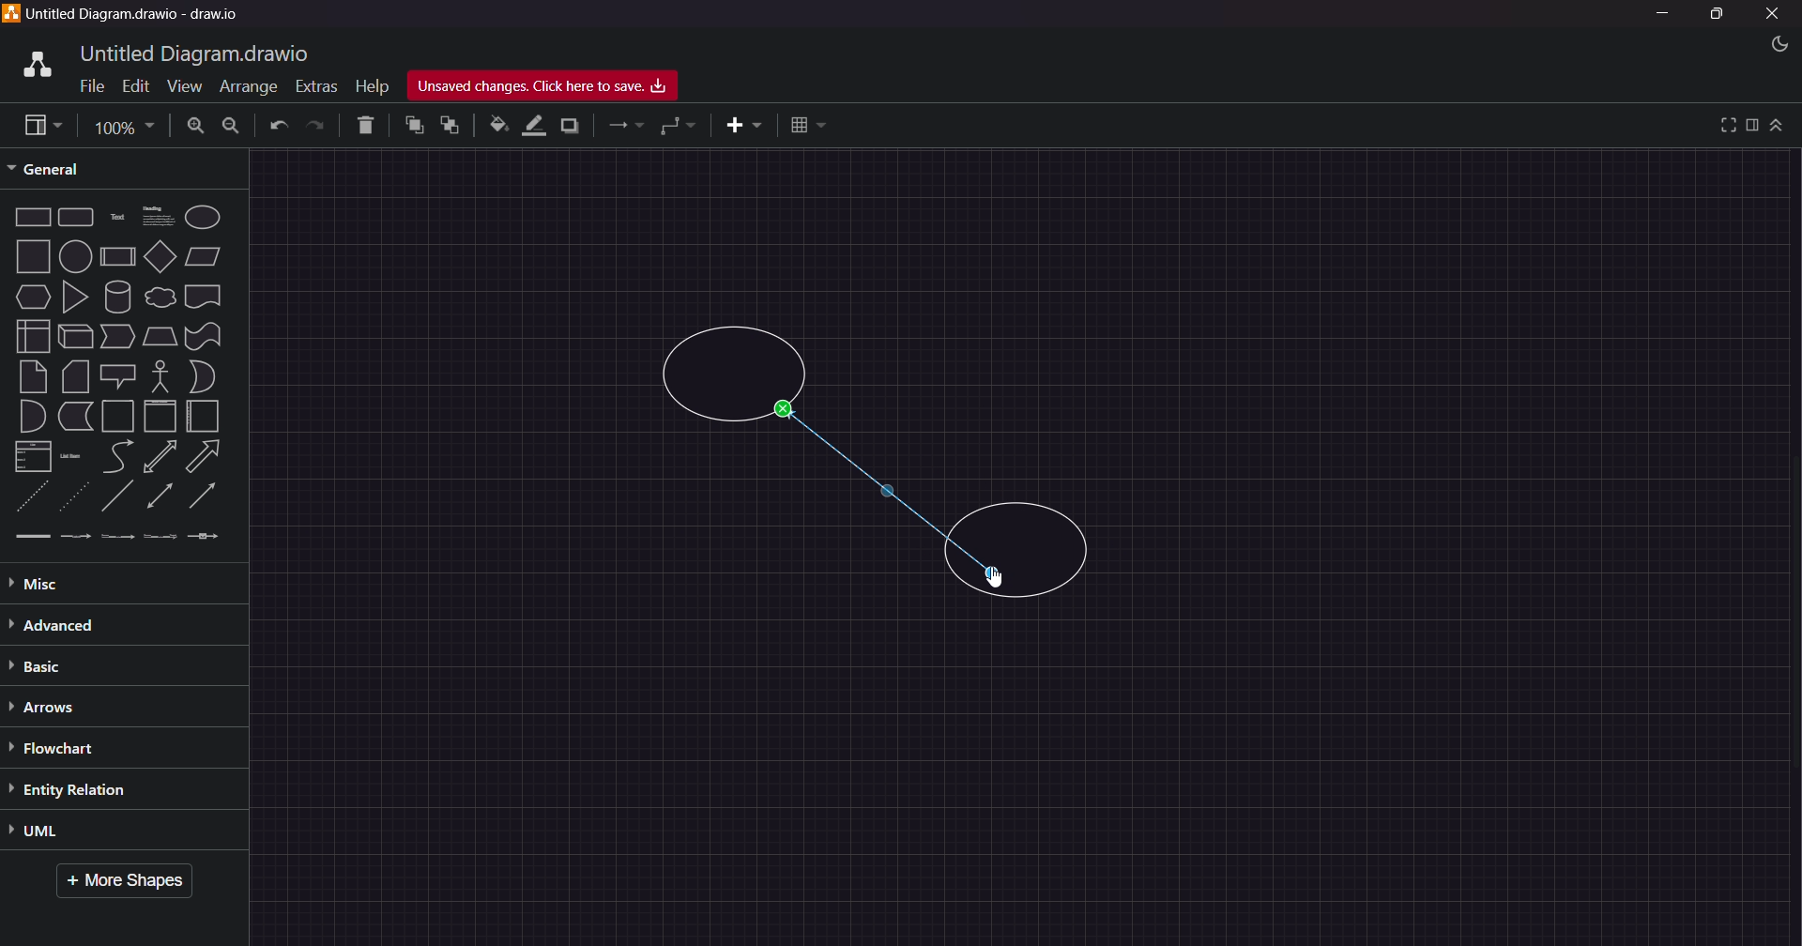 Image resolution: width=1802 pixels, height=946 pixels. Describe the element at coordinates (119, 375) in the screenshot. I see `Shapes` at that location.